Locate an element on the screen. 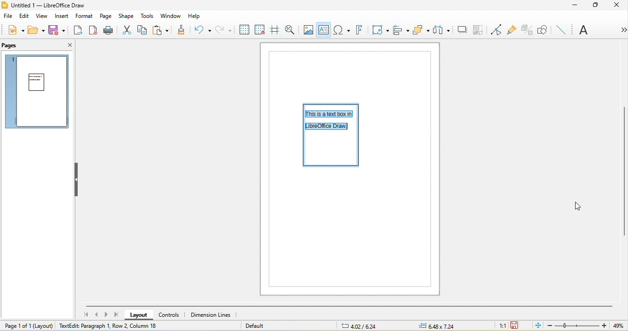 This screenshot has width=628, height=331. first page is located at coordinates (83, 314).